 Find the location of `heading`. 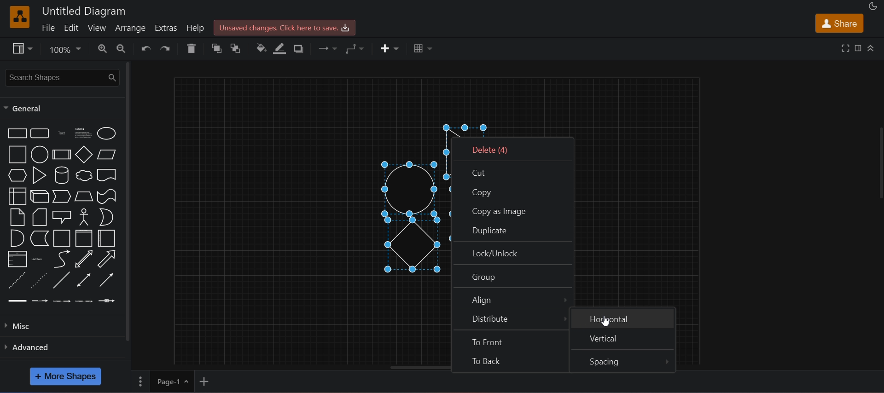

heading is located at coordinates (82, 134).